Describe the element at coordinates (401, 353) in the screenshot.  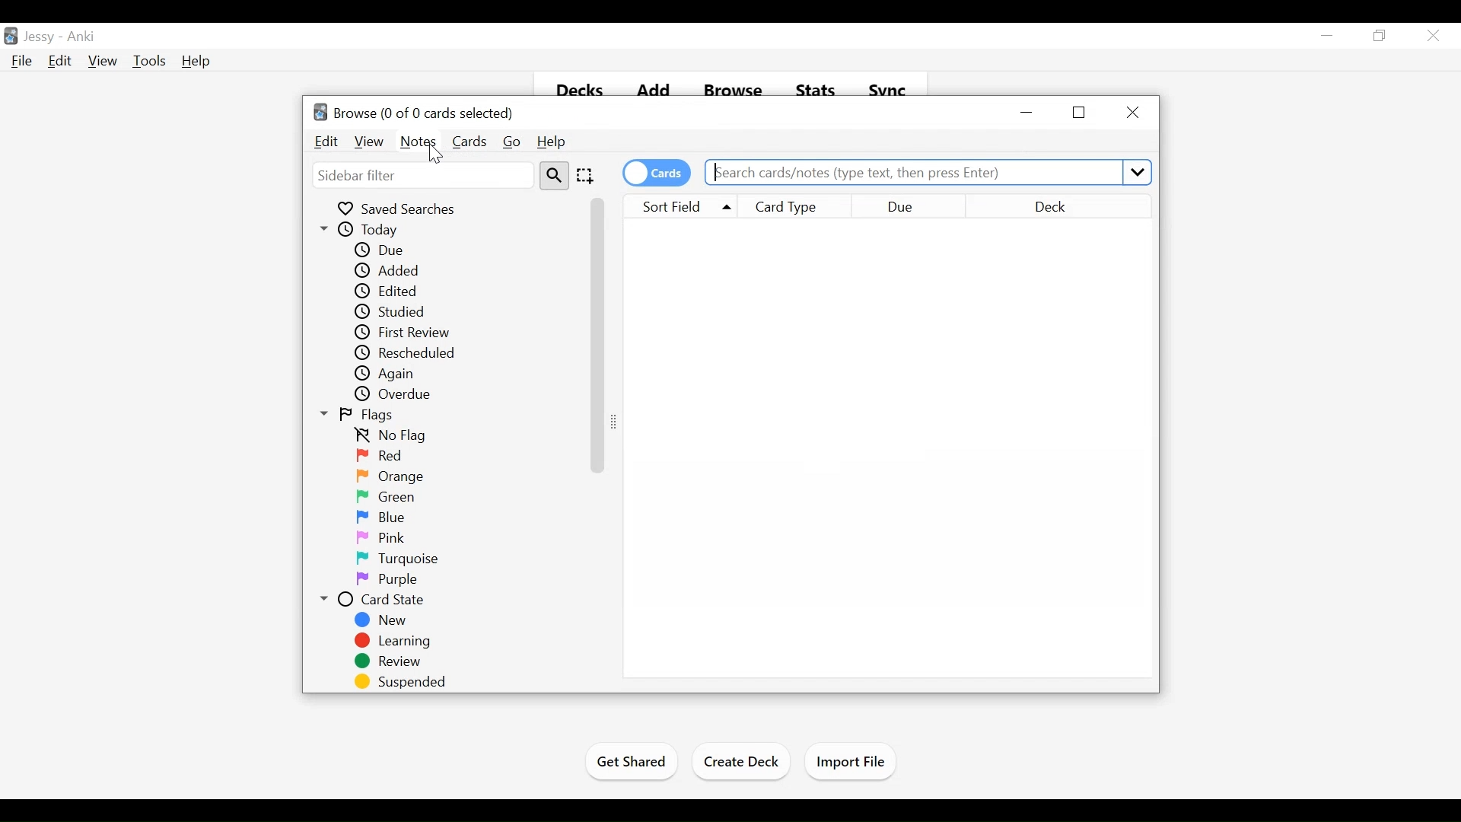
I see `Rescheduled` at that location.